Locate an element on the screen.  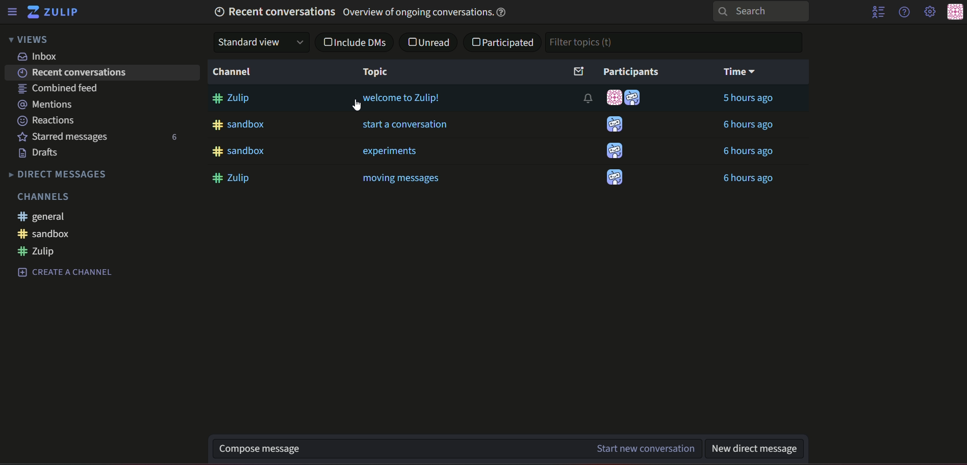
search bar is located at coordinates (764, 12).